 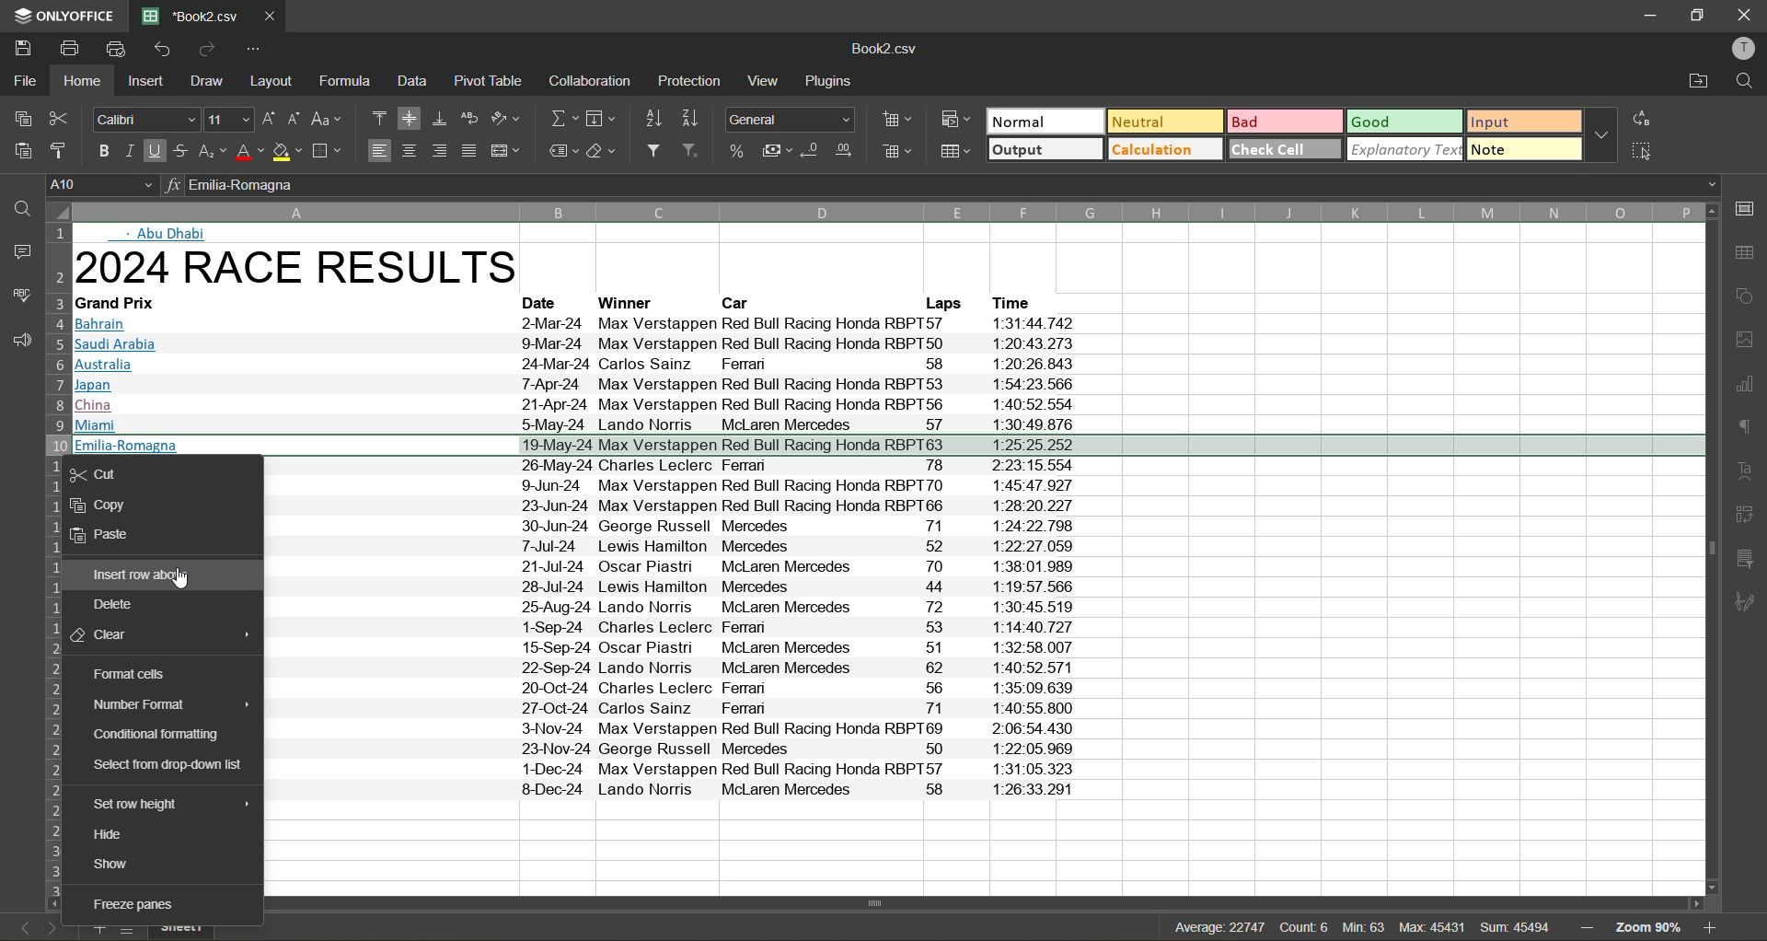 What do you see at coordinates (1644, 151) in the screenshot?
I see `select all` at bounding box center [1644, 151].